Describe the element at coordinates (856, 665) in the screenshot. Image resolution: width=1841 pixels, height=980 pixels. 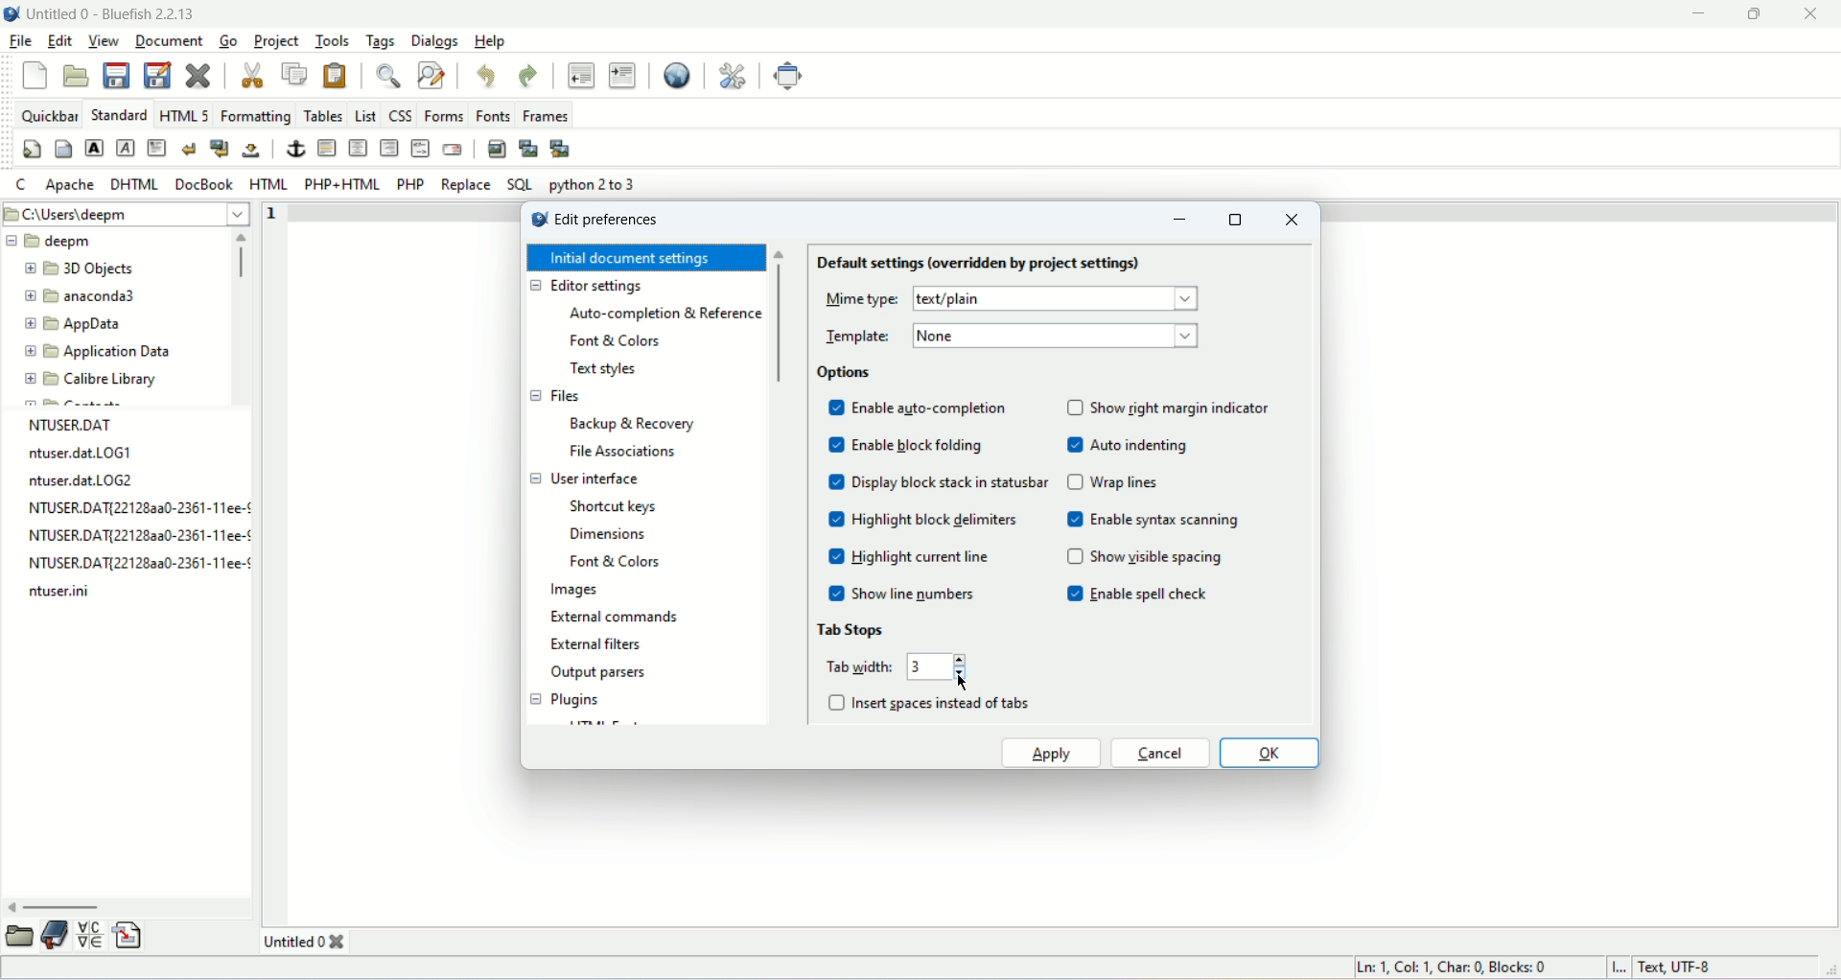
I see `tab width` at that location.